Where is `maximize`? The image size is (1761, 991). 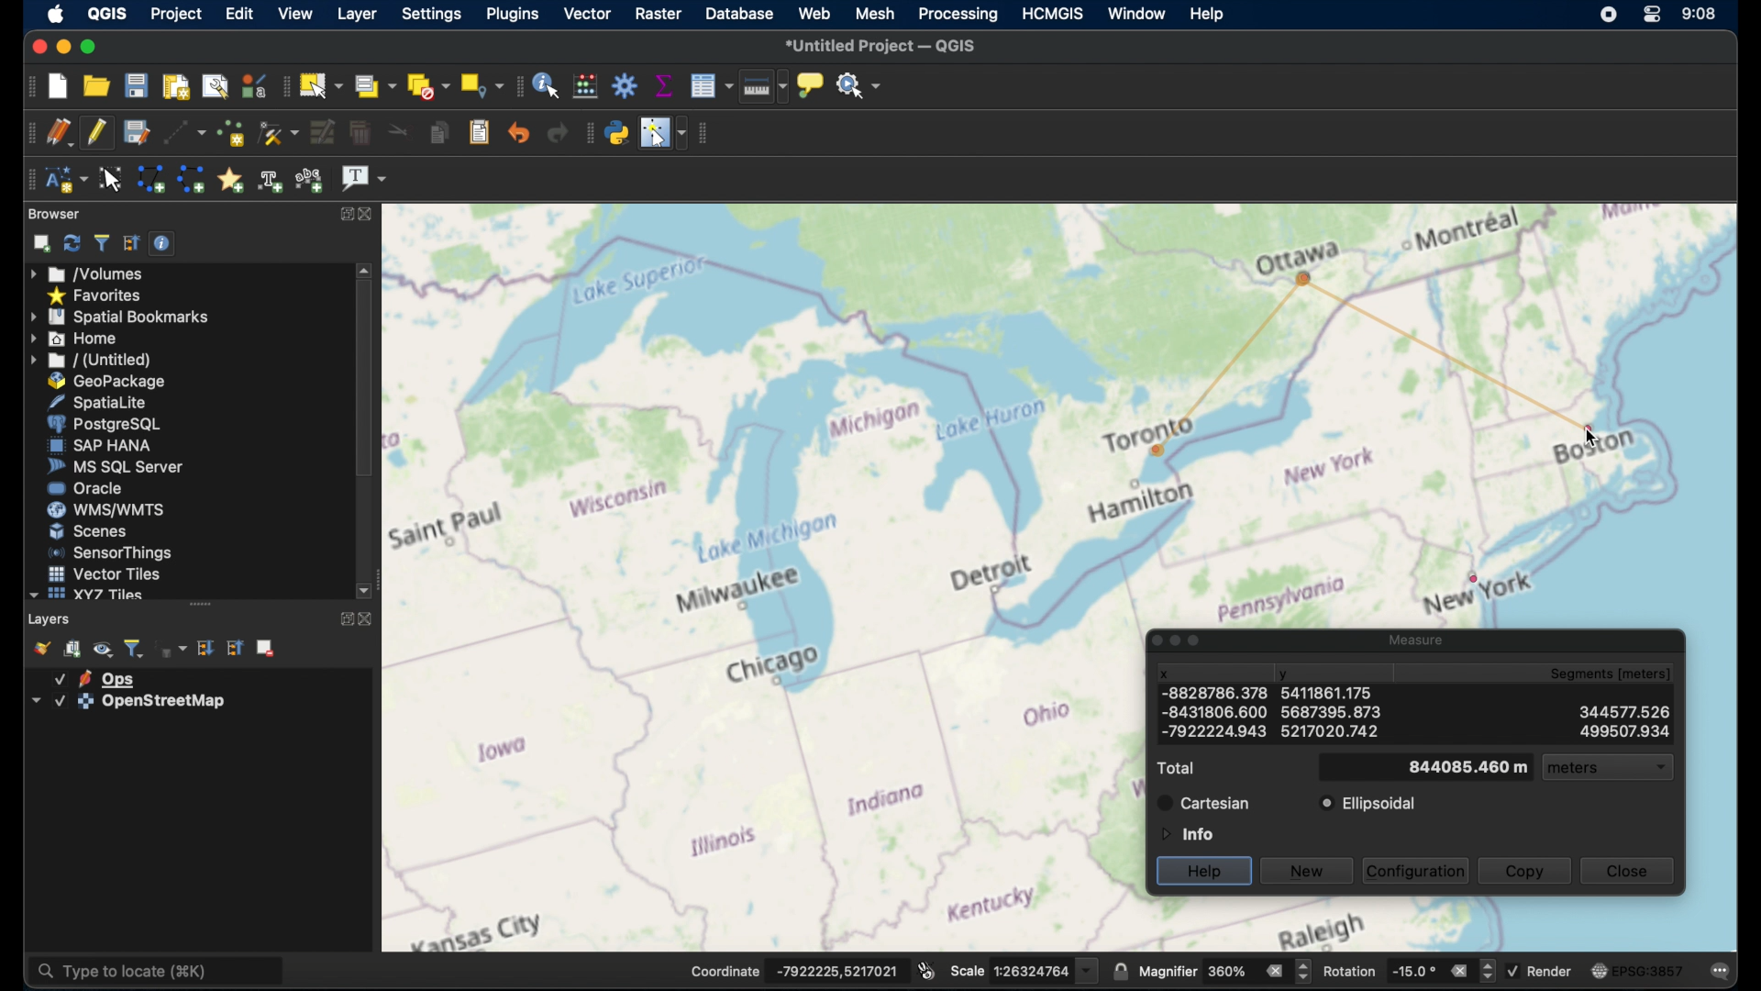
maximize is located at coordinates (88, 46).